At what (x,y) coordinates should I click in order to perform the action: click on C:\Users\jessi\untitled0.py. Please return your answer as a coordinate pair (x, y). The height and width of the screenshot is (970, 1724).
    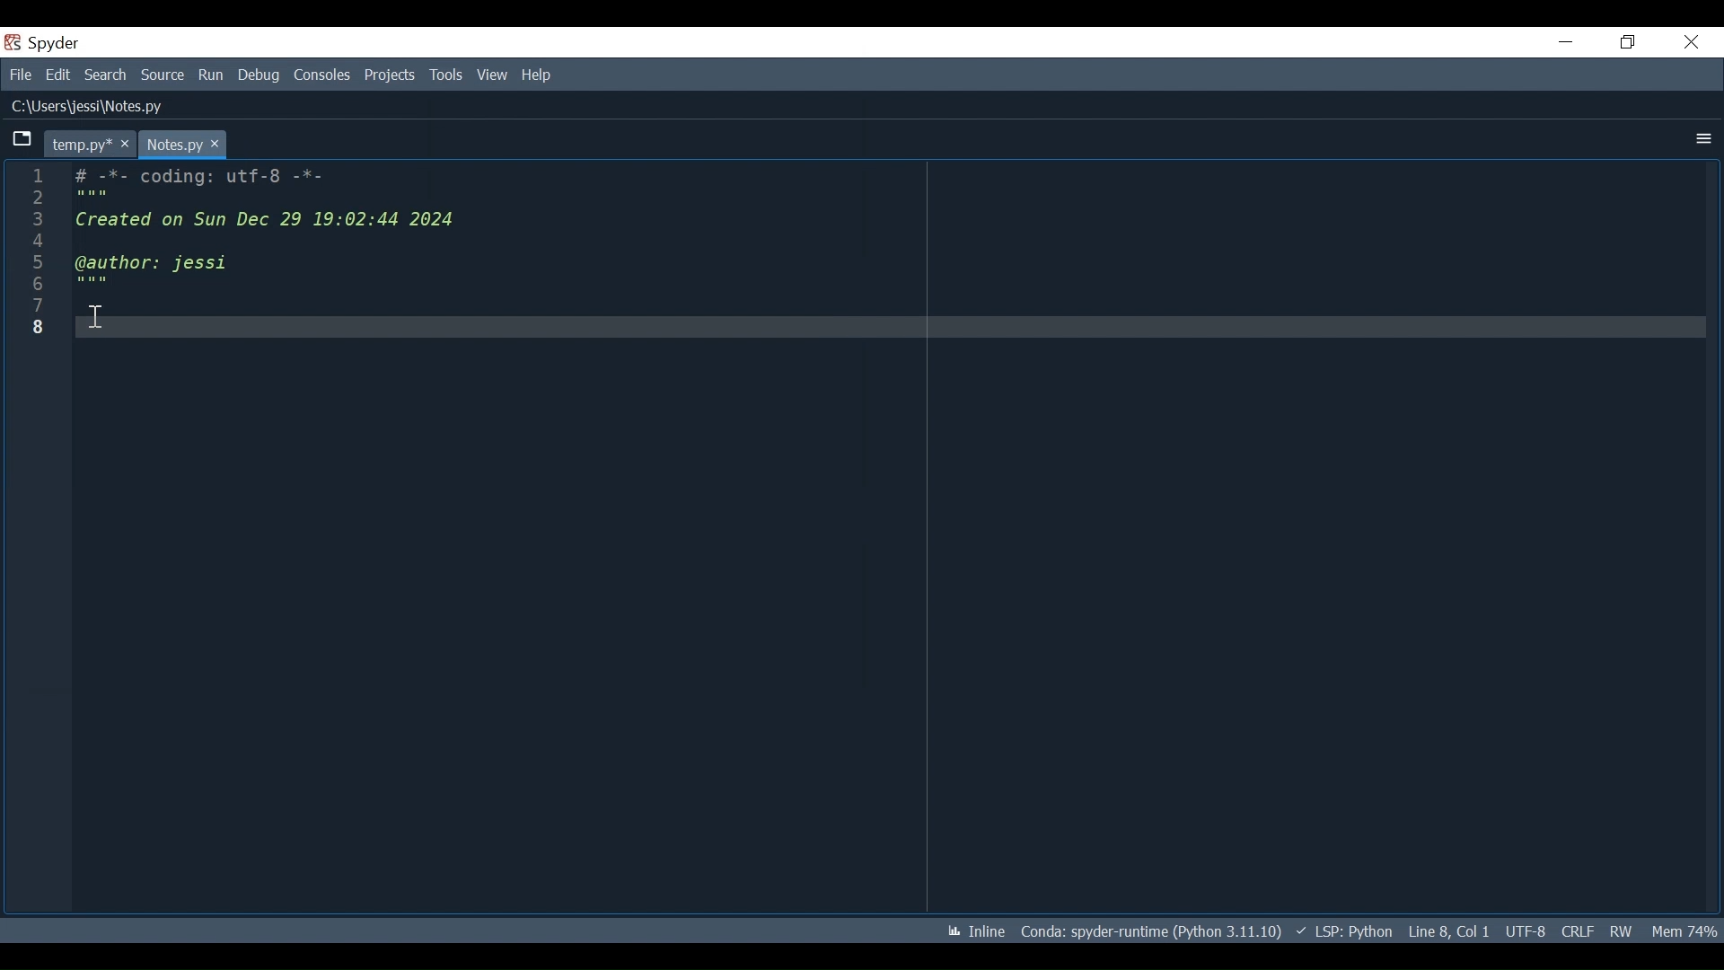
    Looking at the image, I should click on (103, 107).